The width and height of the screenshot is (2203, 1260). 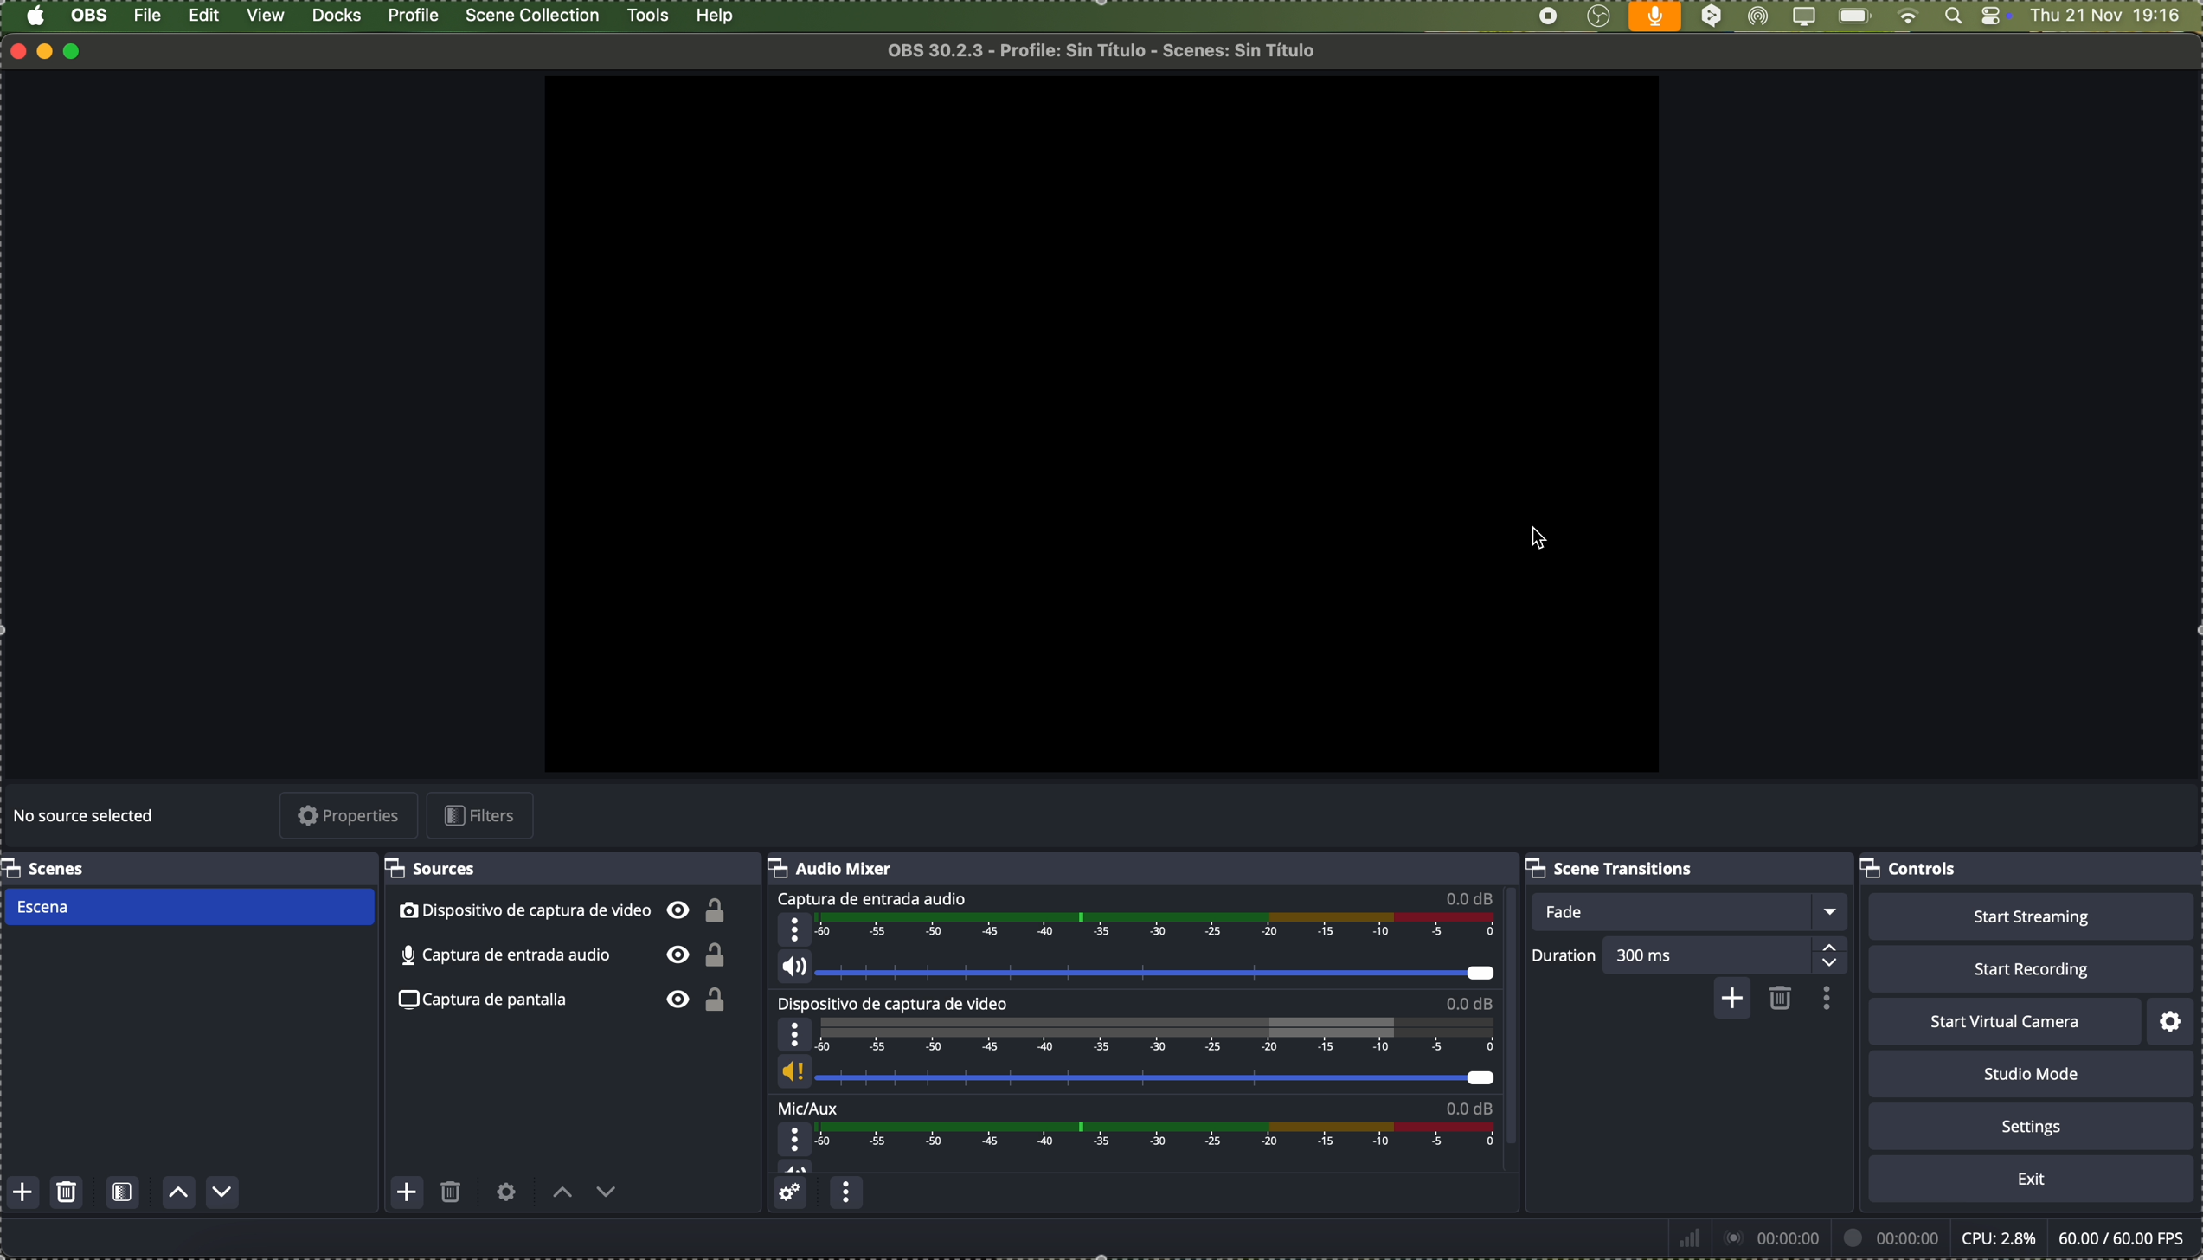 I want to click on data, so click(x=1930, y=1237).